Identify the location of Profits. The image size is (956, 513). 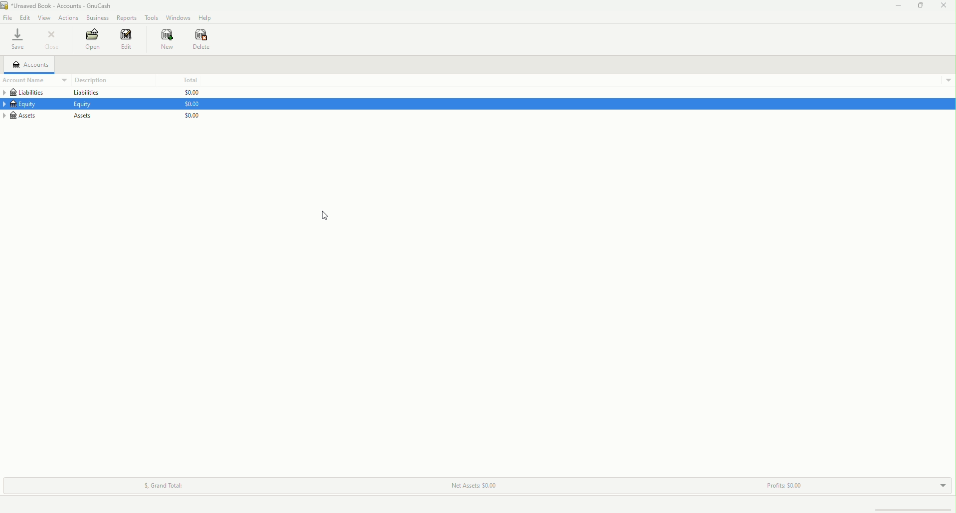
(784, 484).